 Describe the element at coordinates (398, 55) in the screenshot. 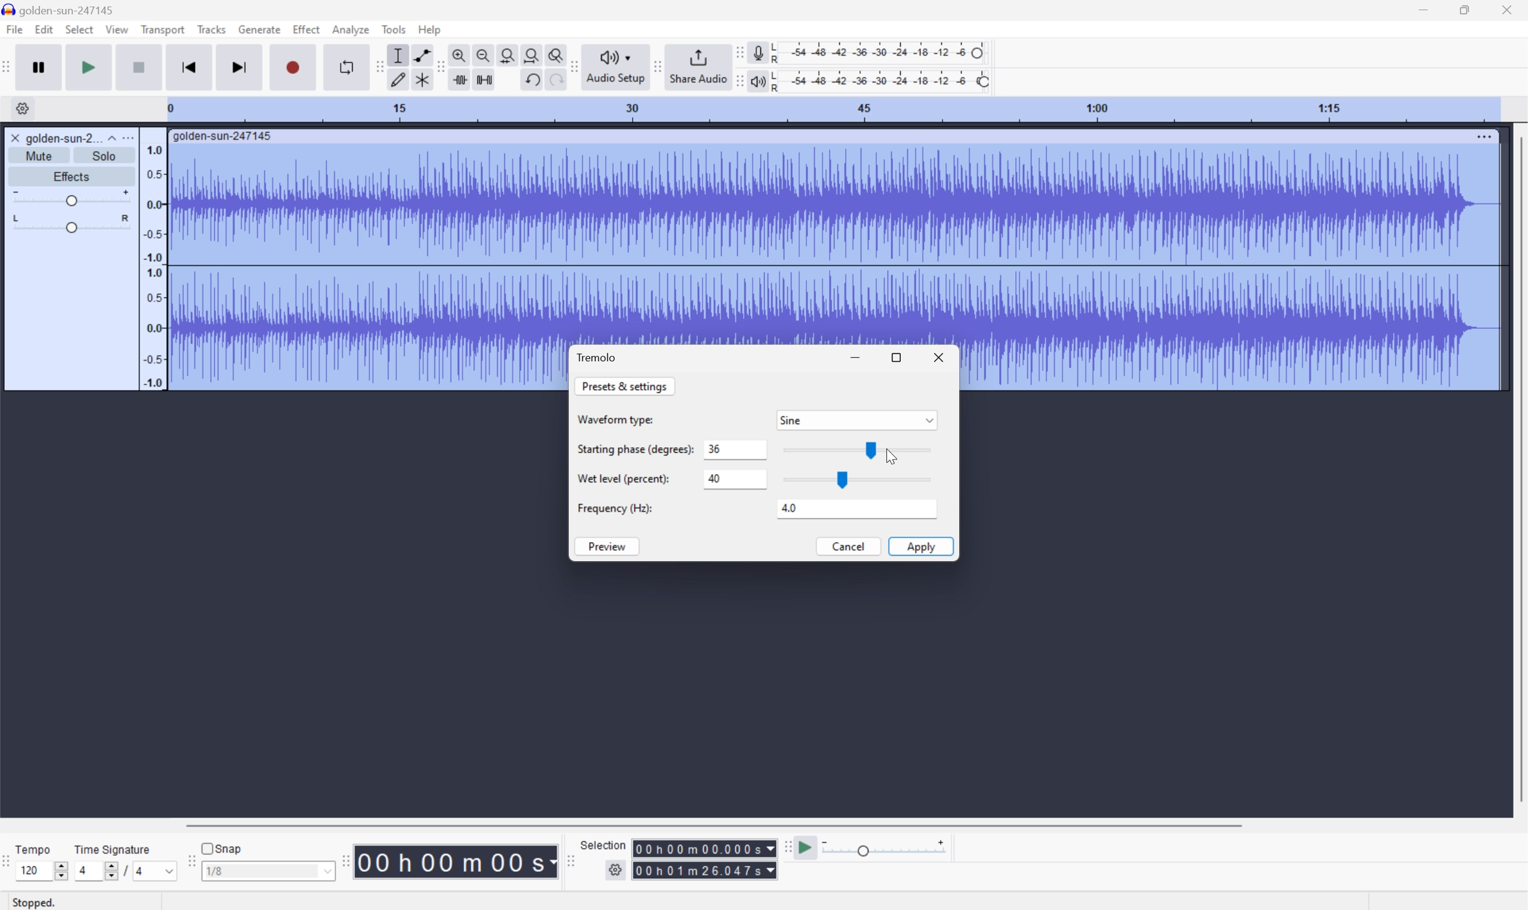

I see `Selection Tool` at that location.